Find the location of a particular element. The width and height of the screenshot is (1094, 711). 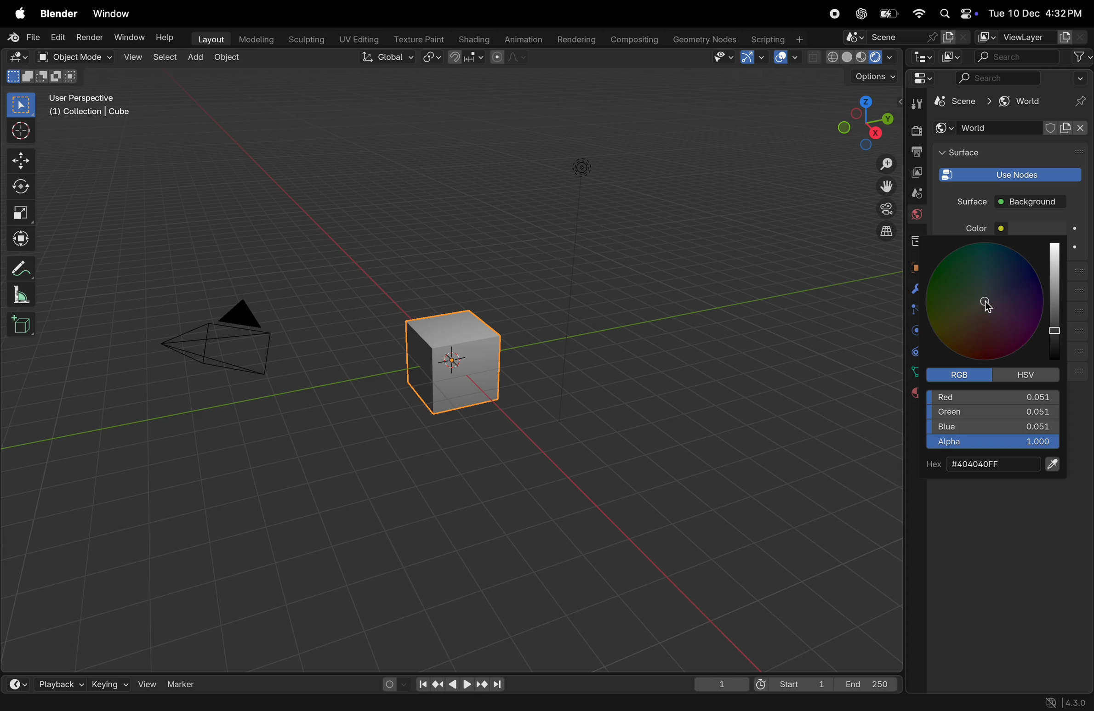

trasnform pviot is located at coordinates (433, 57).